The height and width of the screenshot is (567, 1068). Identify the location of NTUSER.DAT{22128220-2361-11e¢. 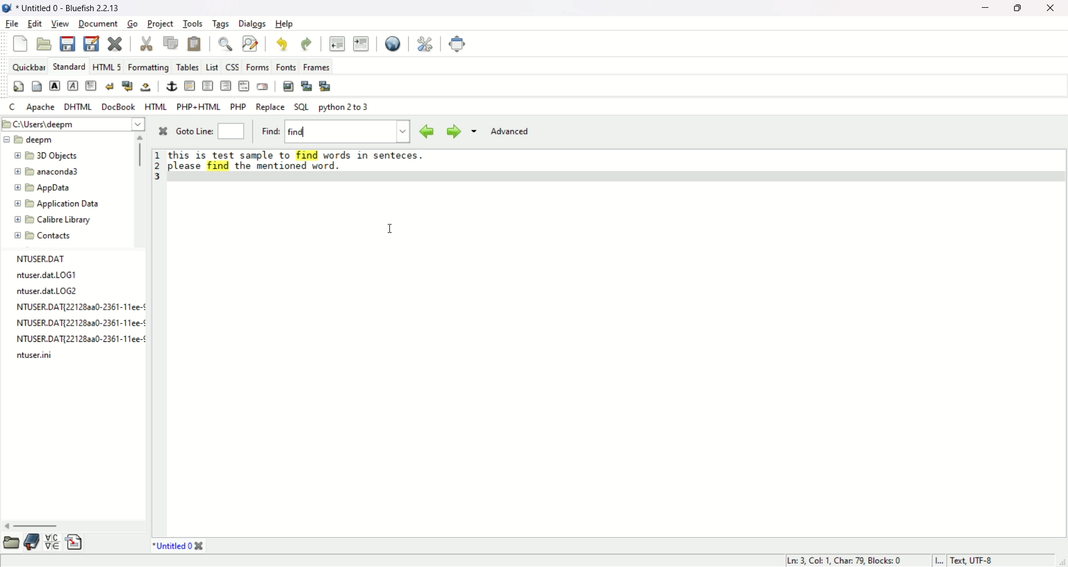
(71, 339).